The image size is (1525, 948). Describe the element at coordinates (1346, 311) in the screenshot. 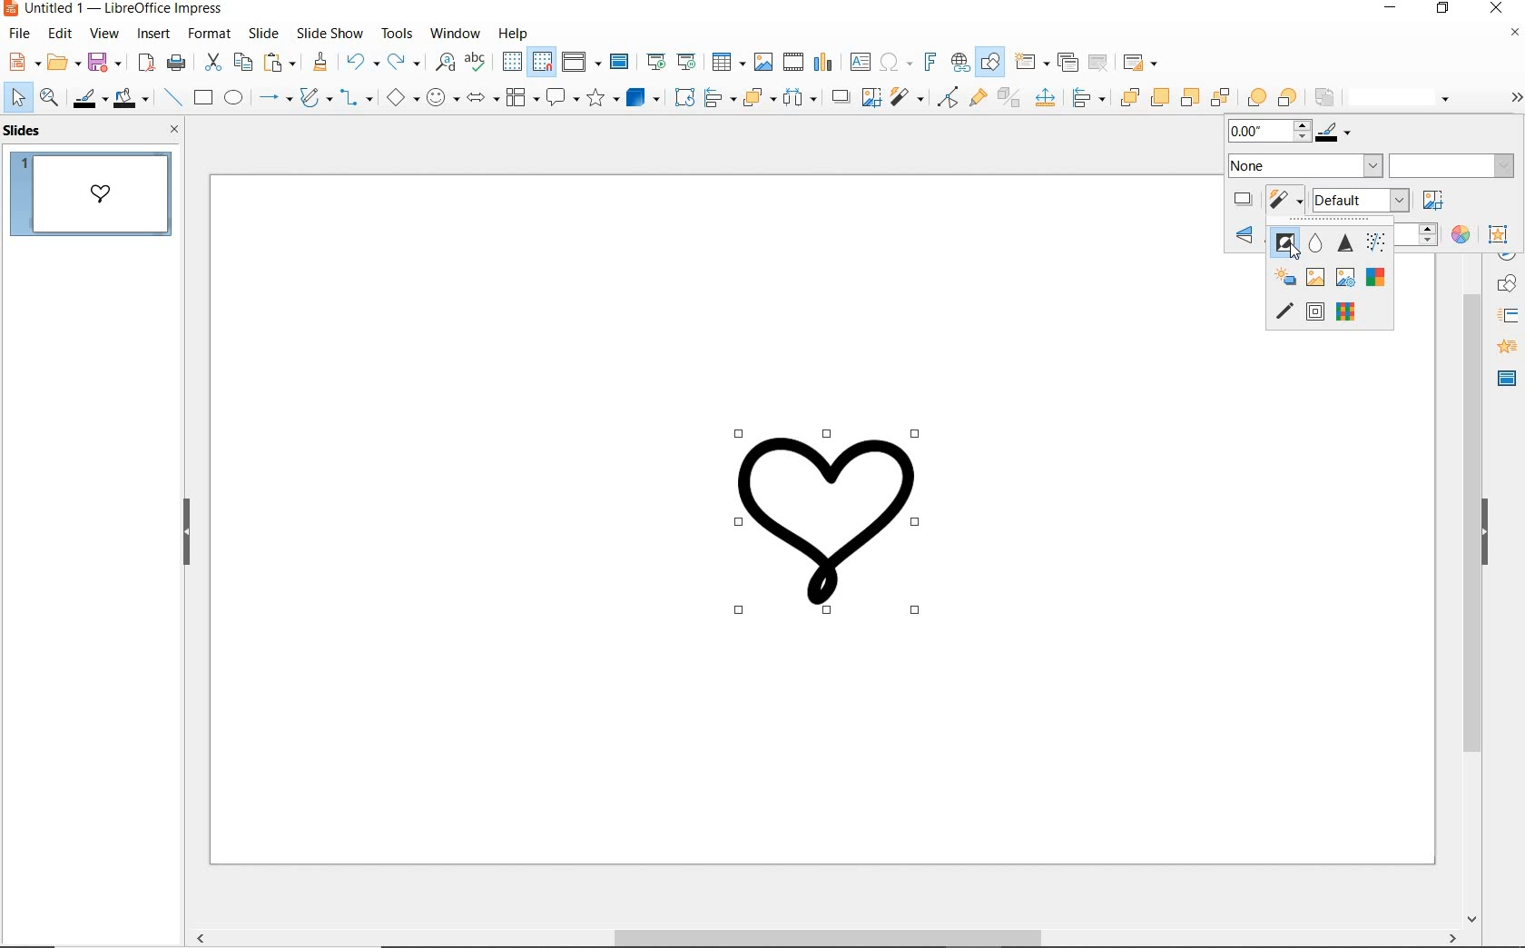

I see `mosaic` at that location.